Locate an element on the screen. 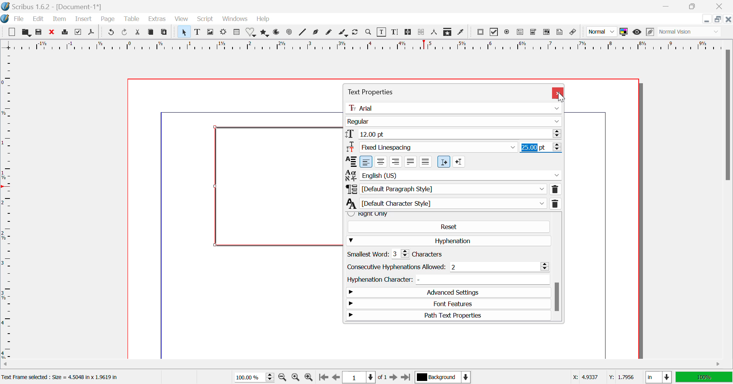 The height and width of the screenshot is (384, 733). Arcs is located at coordinates (278, 33).